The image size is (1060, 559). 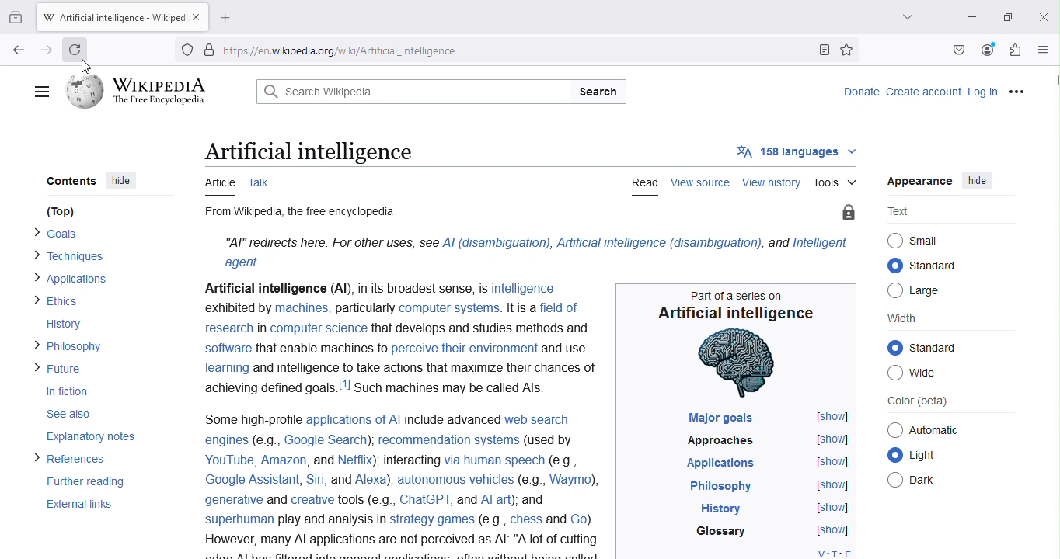 What do you see at coordinates (353, 50) in the screenshot?
I see `https//enwikipedia.org/wiki/Artificial_intelligence` at bounding box center [353, 50].